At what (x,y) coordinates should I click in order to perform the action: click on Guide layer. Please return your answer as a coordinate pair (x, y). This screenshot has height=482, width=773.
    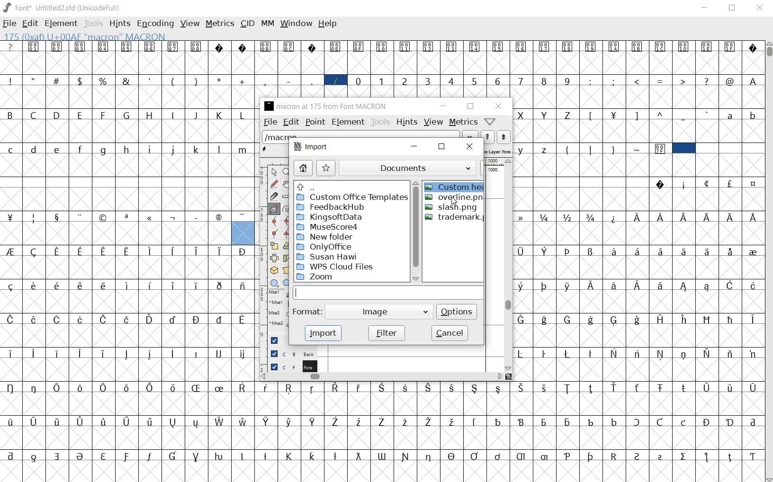
    Looking at the image, I should click on (278, 339).